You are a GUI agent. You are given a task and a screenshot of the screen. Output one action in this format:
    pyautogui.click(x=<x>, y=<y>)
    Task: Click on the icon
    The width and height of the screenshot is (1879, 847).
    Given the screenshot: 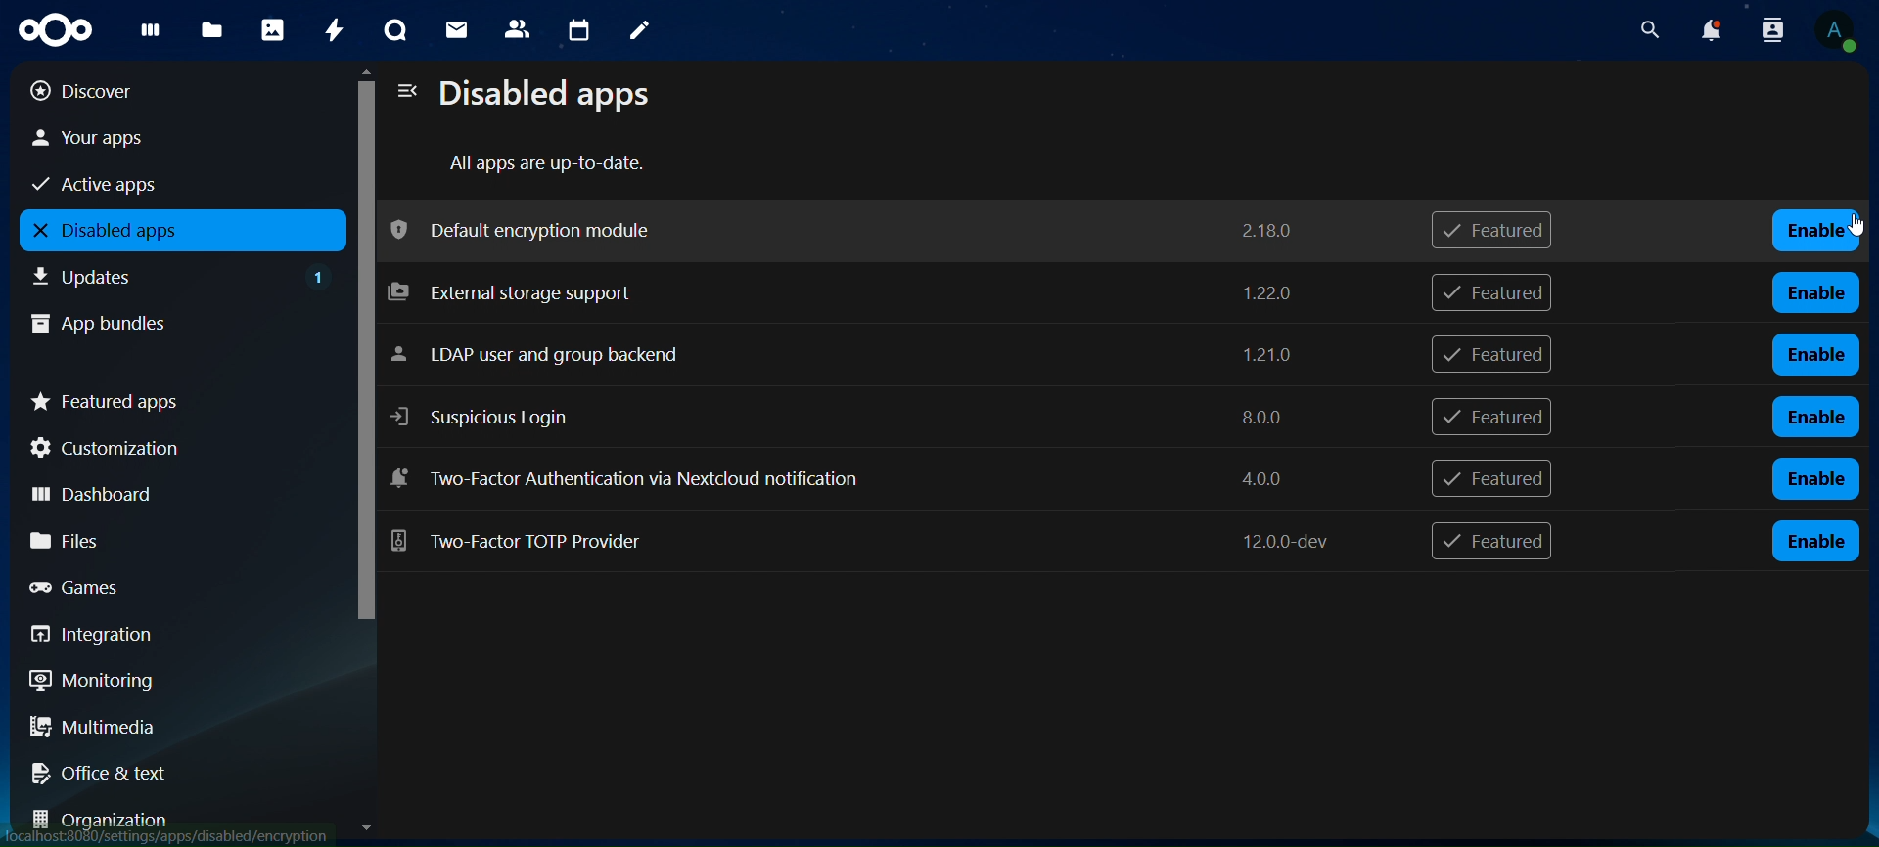 What is the action you would take?
    pyautogui.click(x=52, y=27)
    